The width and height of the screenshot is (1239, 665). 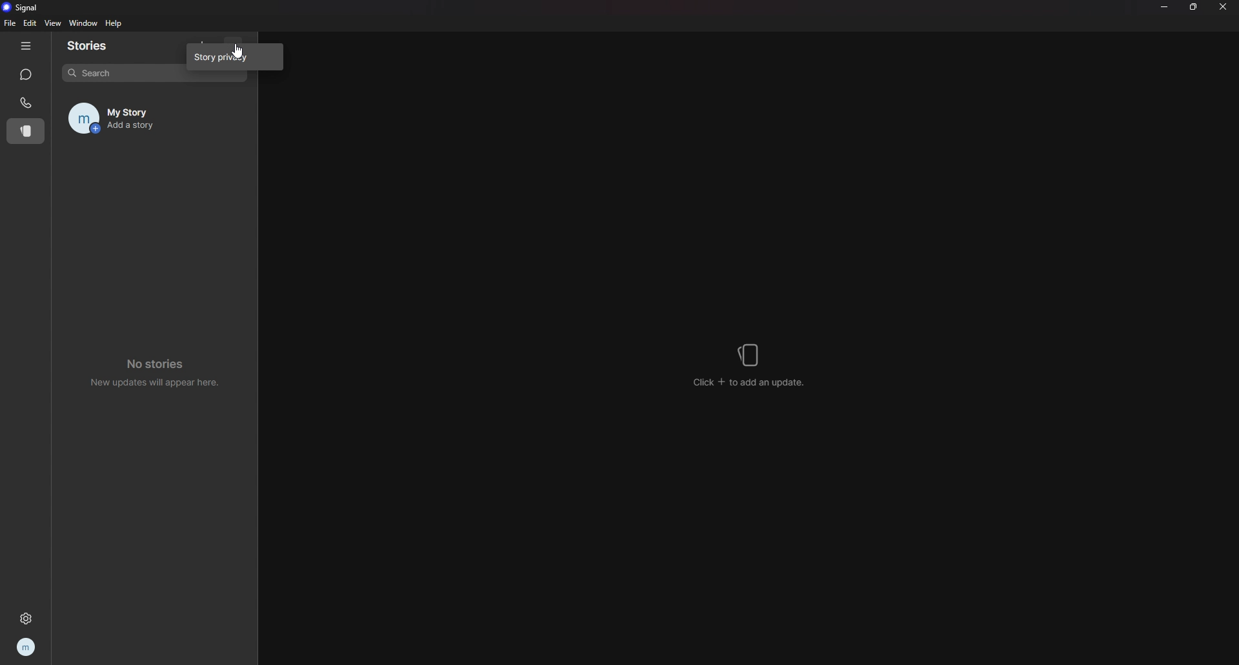 I want to click on stories, so click(x=751, y=355).